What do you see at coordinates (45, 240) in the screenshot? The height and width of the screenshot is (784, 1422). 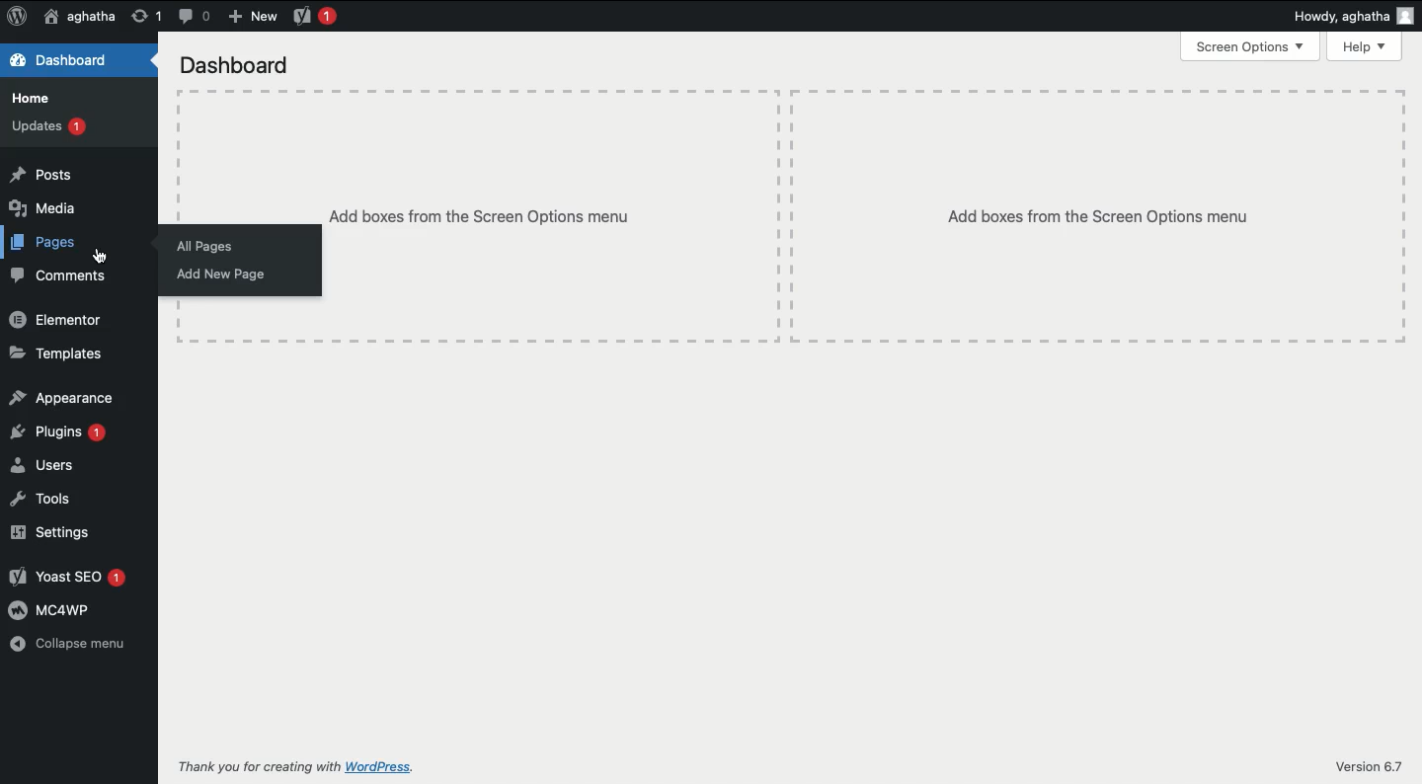 I see `Pages` at bounding box center [45, 240].